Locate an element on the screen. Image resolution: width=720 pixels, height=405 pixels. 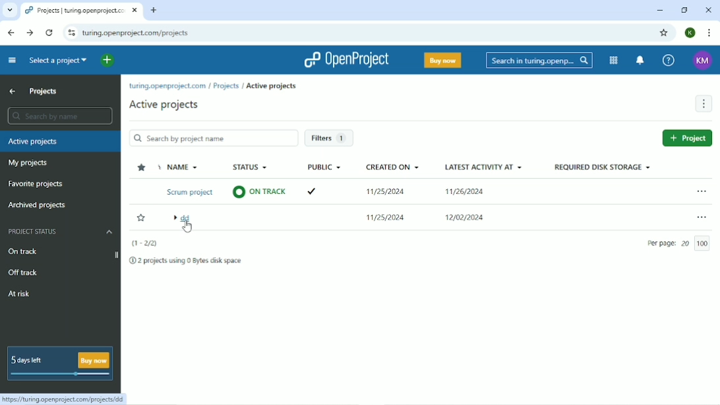
(1-2/2) is located at coordinates (142, 243).